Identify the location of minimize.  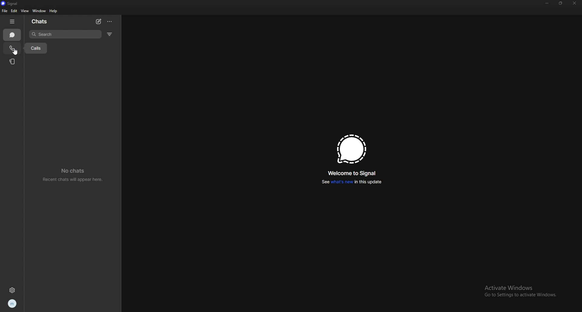
(547, 3).